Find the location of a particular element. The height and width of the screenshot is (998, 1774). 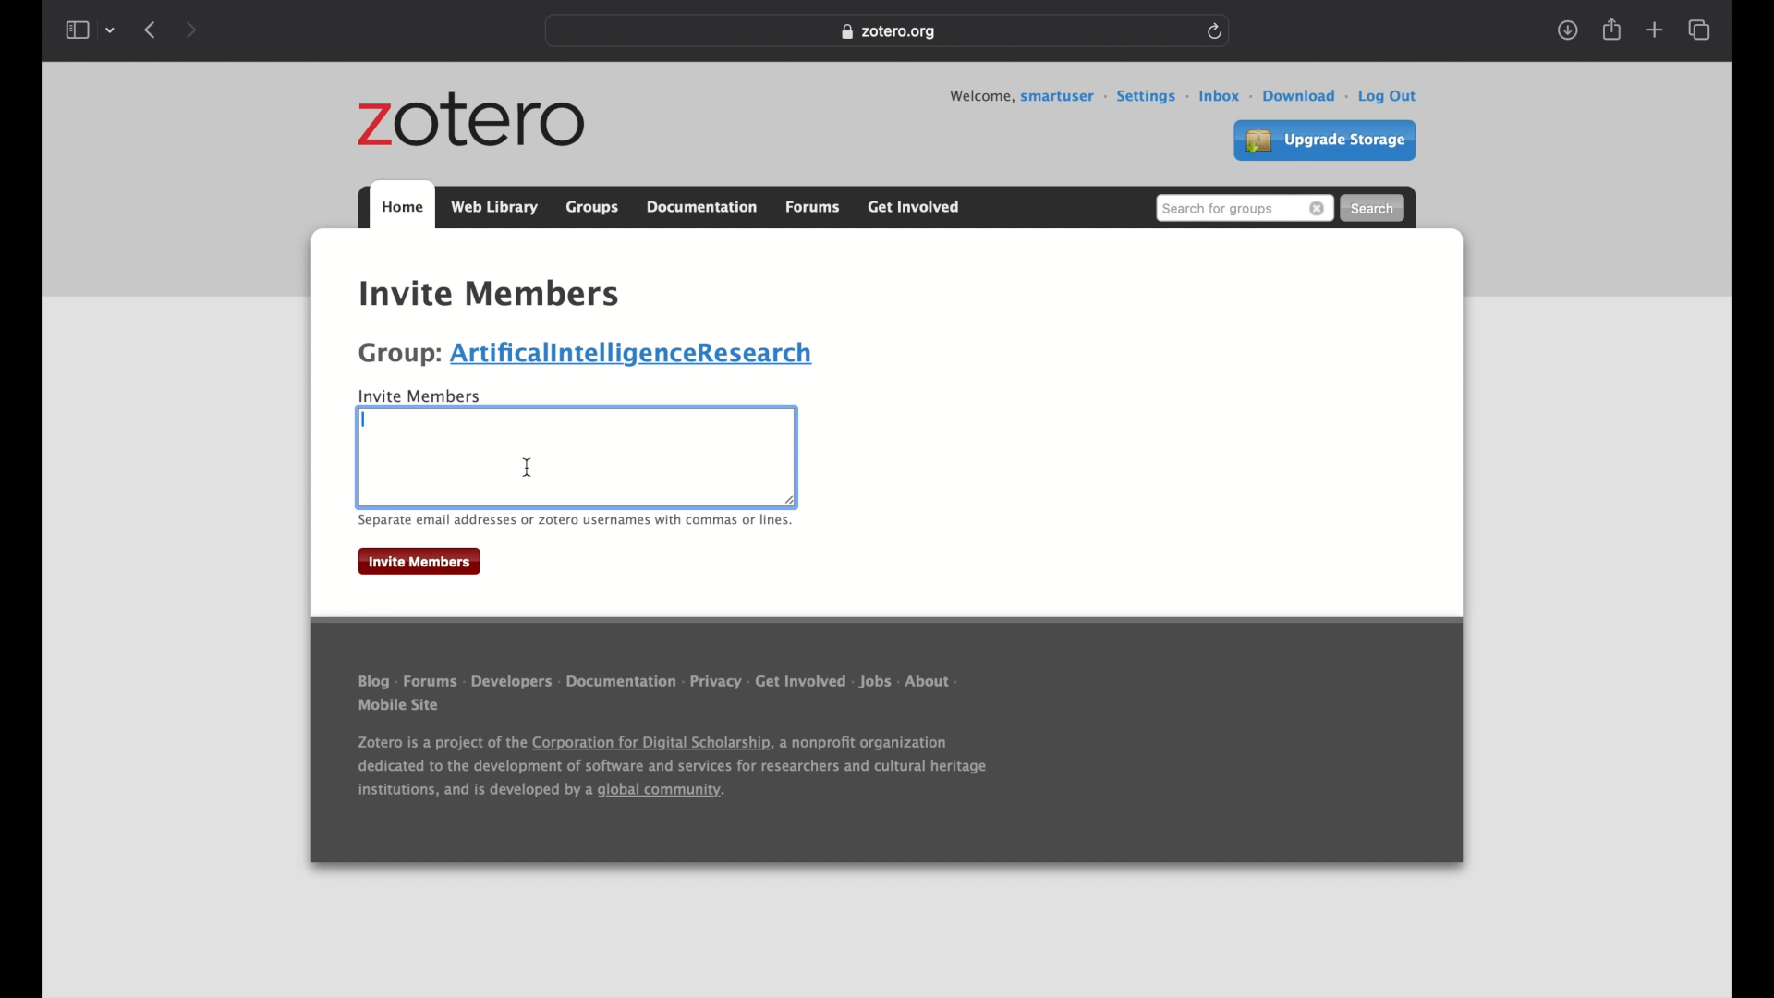

invite members is located at coordinates (427, 394).